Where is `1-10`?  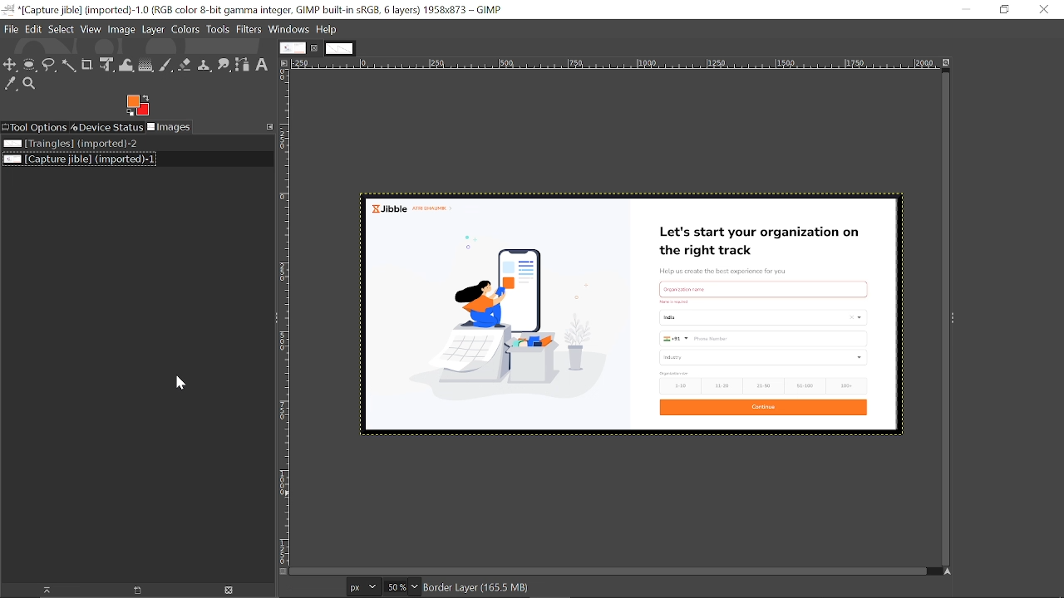
1-10 is located at coordinates (677, 385).